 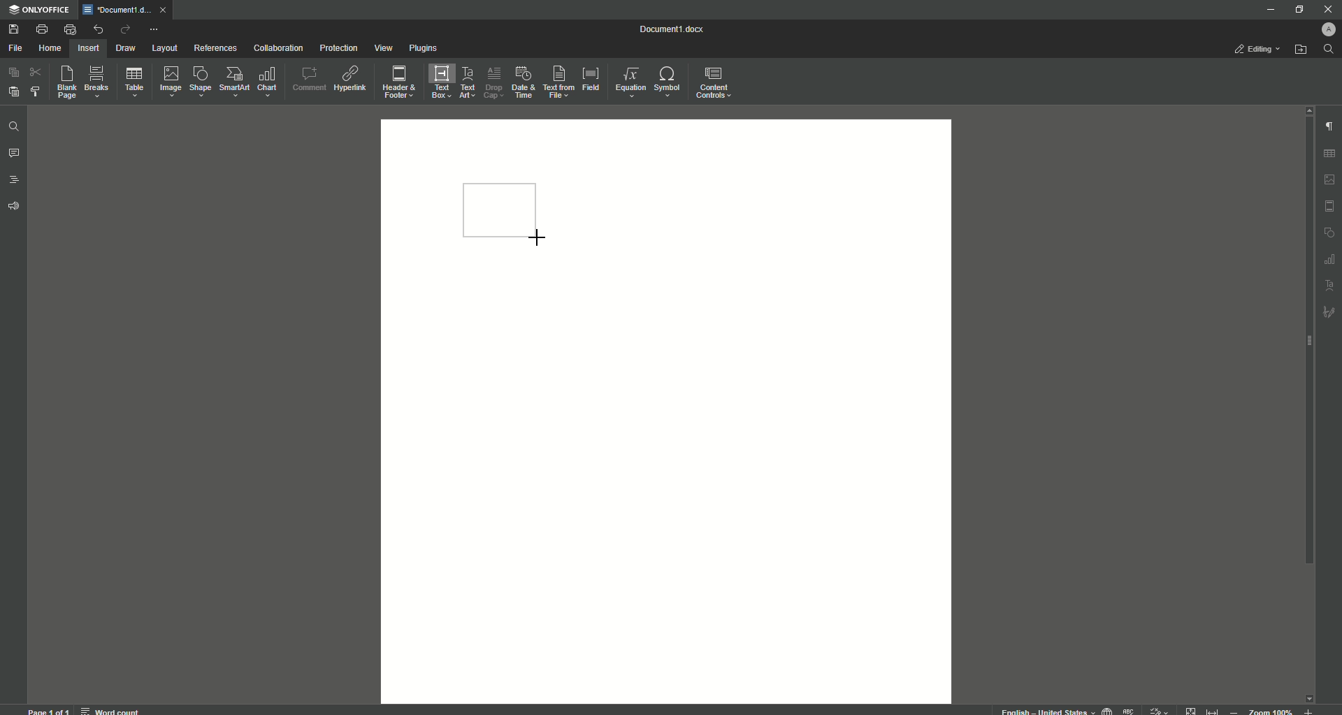 I want to click on Date and Time, so click(x=523, y=82).